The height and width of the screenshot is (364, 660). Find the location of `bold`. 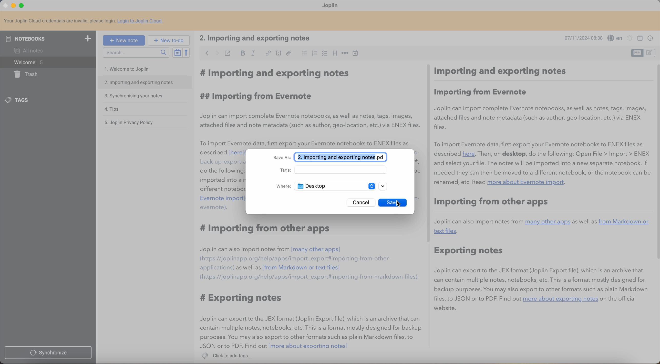

bold is located at coordinates (243, 53).